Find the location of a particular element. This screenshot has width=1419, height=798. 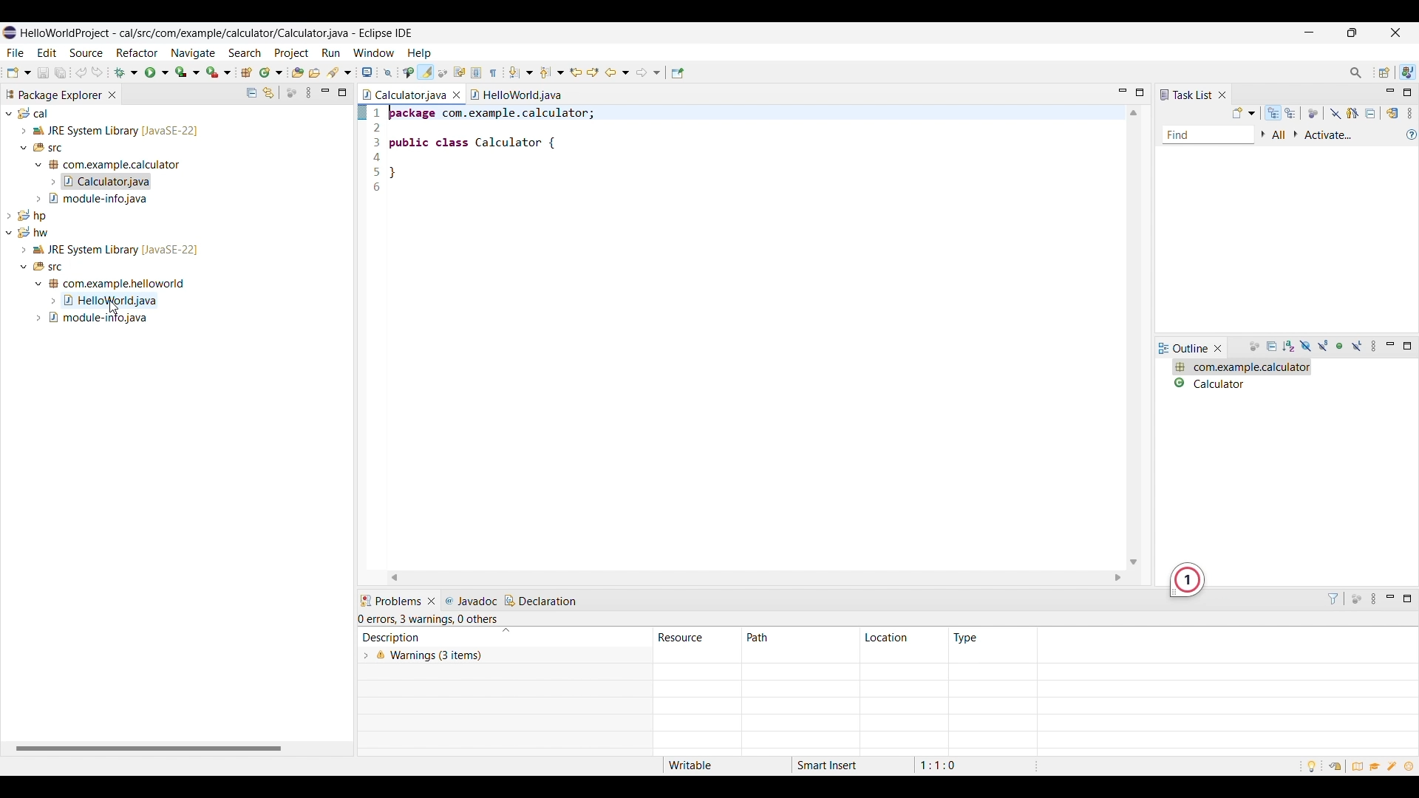

Next annotation options is located at coordinates (522, 72).